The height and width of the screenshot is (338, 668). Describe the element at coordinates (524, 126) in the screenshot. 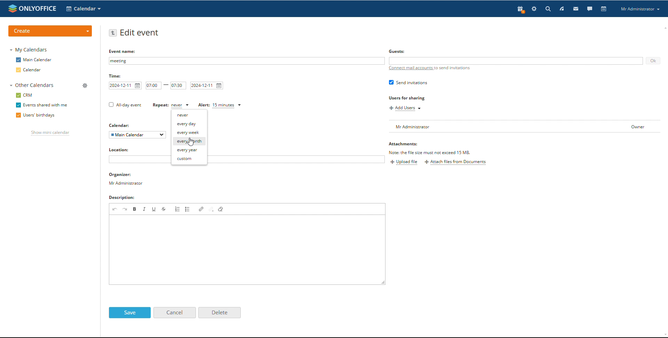

I see `user list` at that location.